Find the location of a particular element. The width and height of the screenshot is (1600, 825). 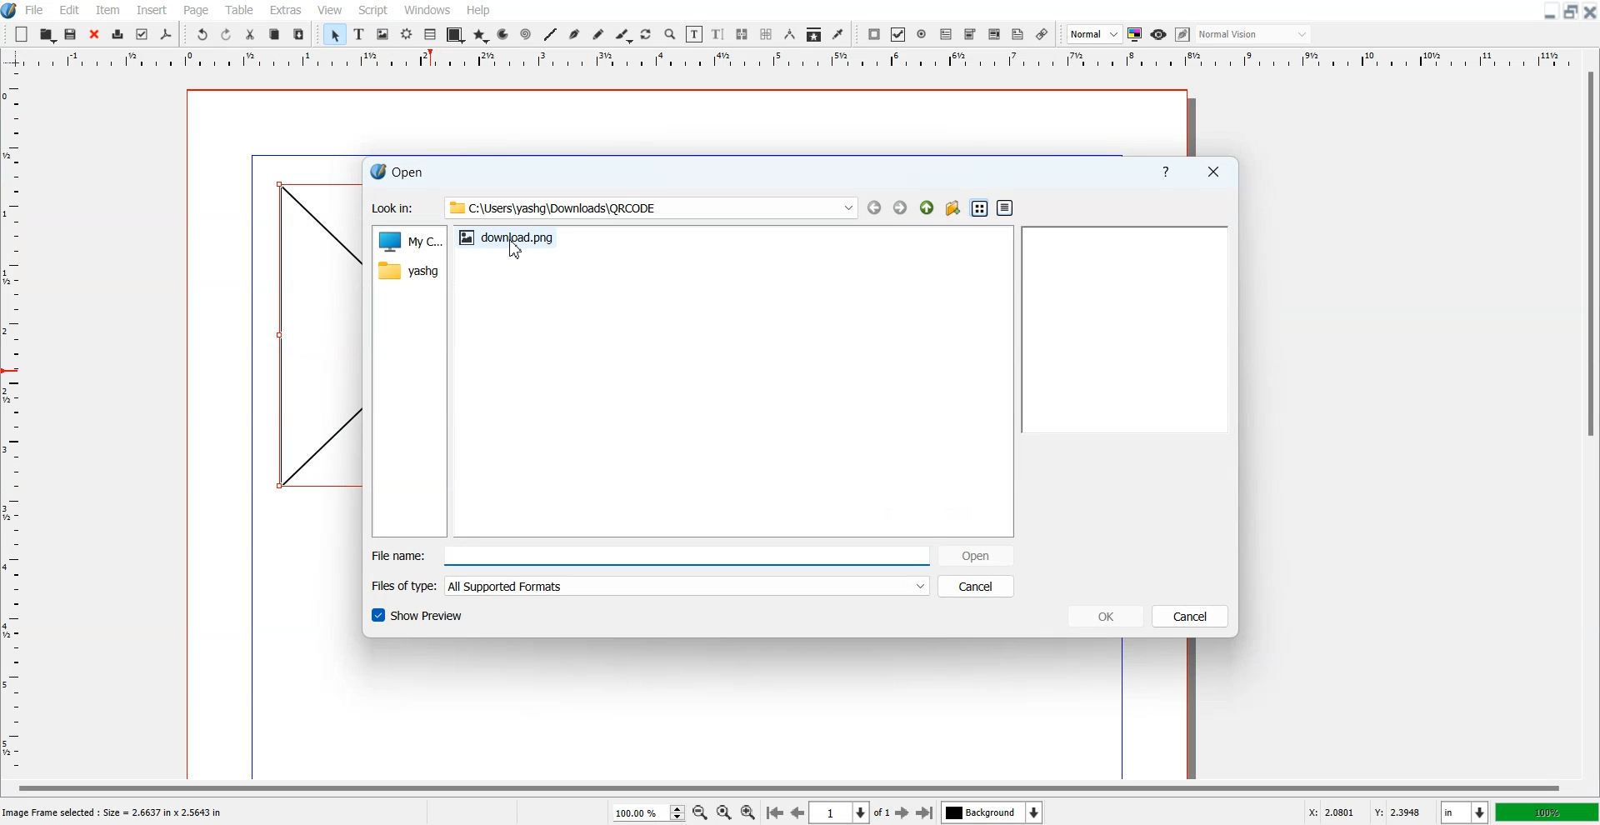

“1 C:\Users\yashg\Downloads\QRCODE is located at coordinates (554, 207).